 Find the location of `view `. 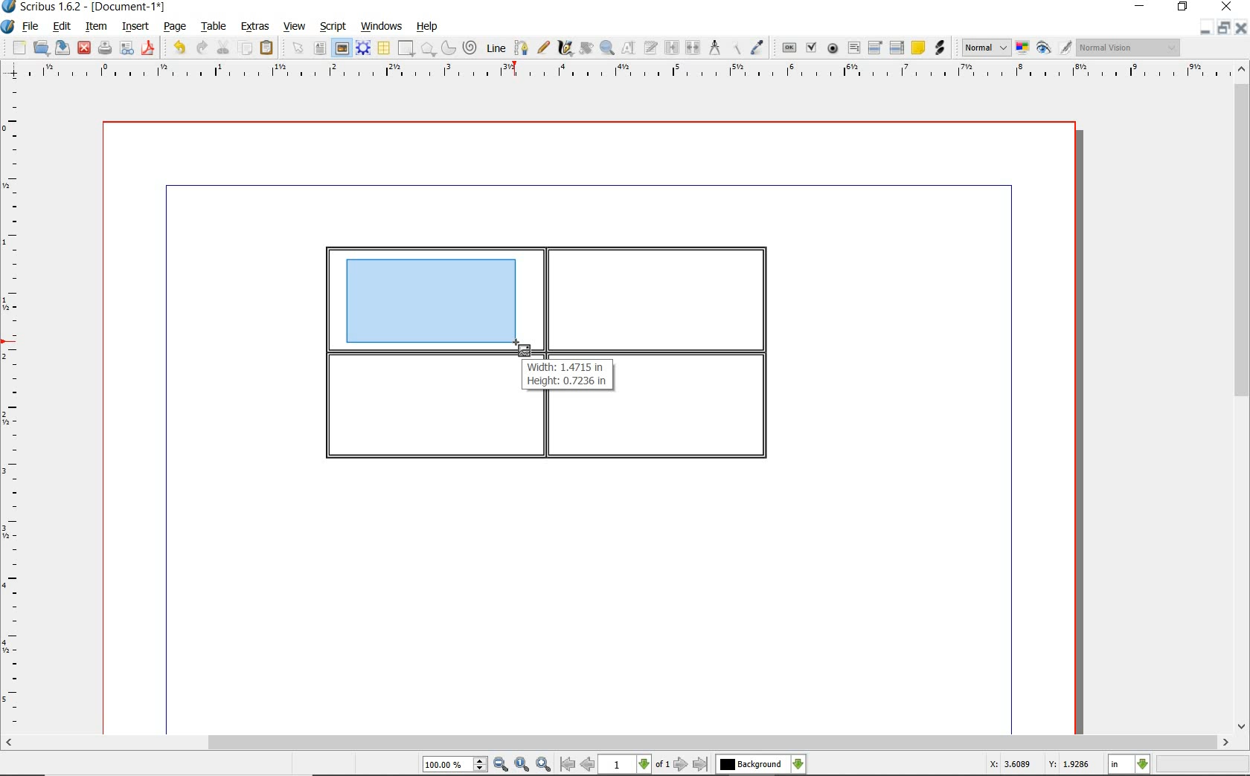

view  is located at coordinates (297, 27).